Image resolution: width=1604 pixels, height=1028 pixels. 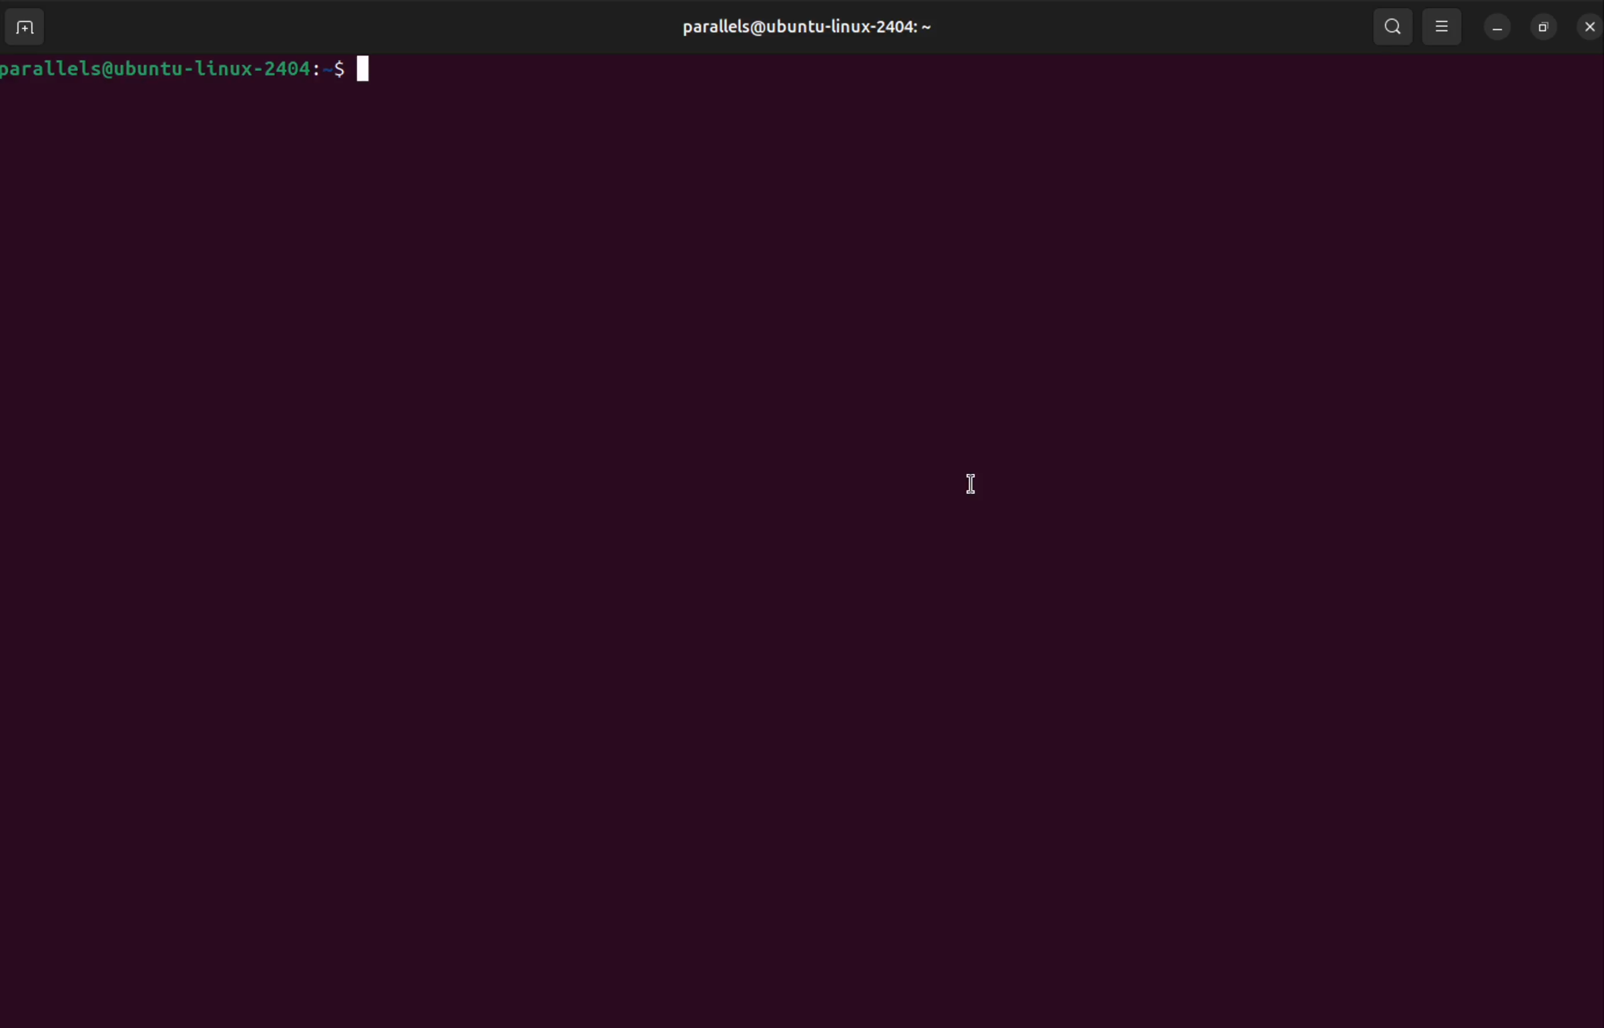 I want to click on cursor, so click(x=978, y=483).